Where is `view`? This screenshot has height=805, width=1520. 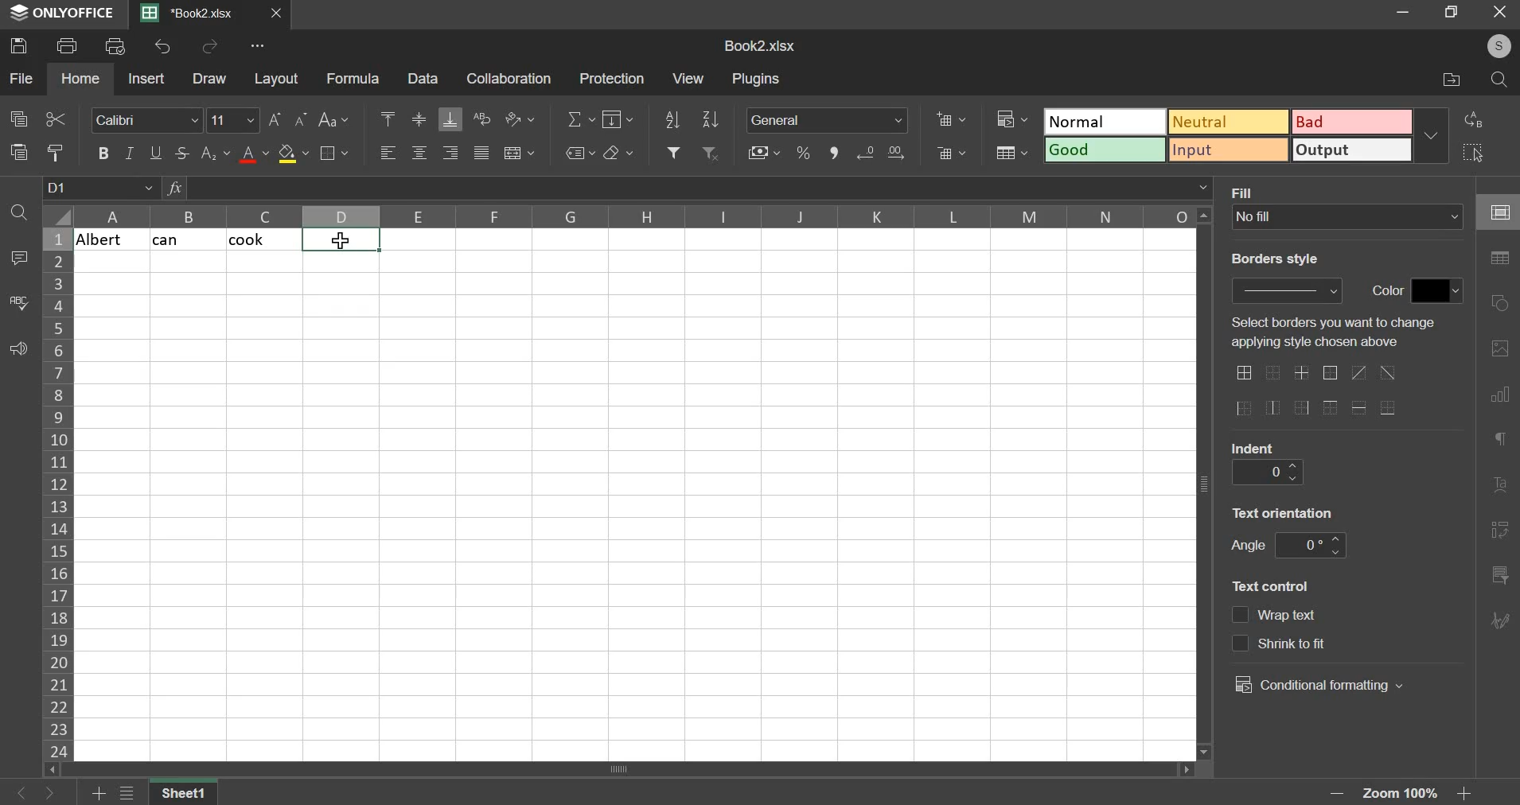 view is located at coordinates (688, 77).